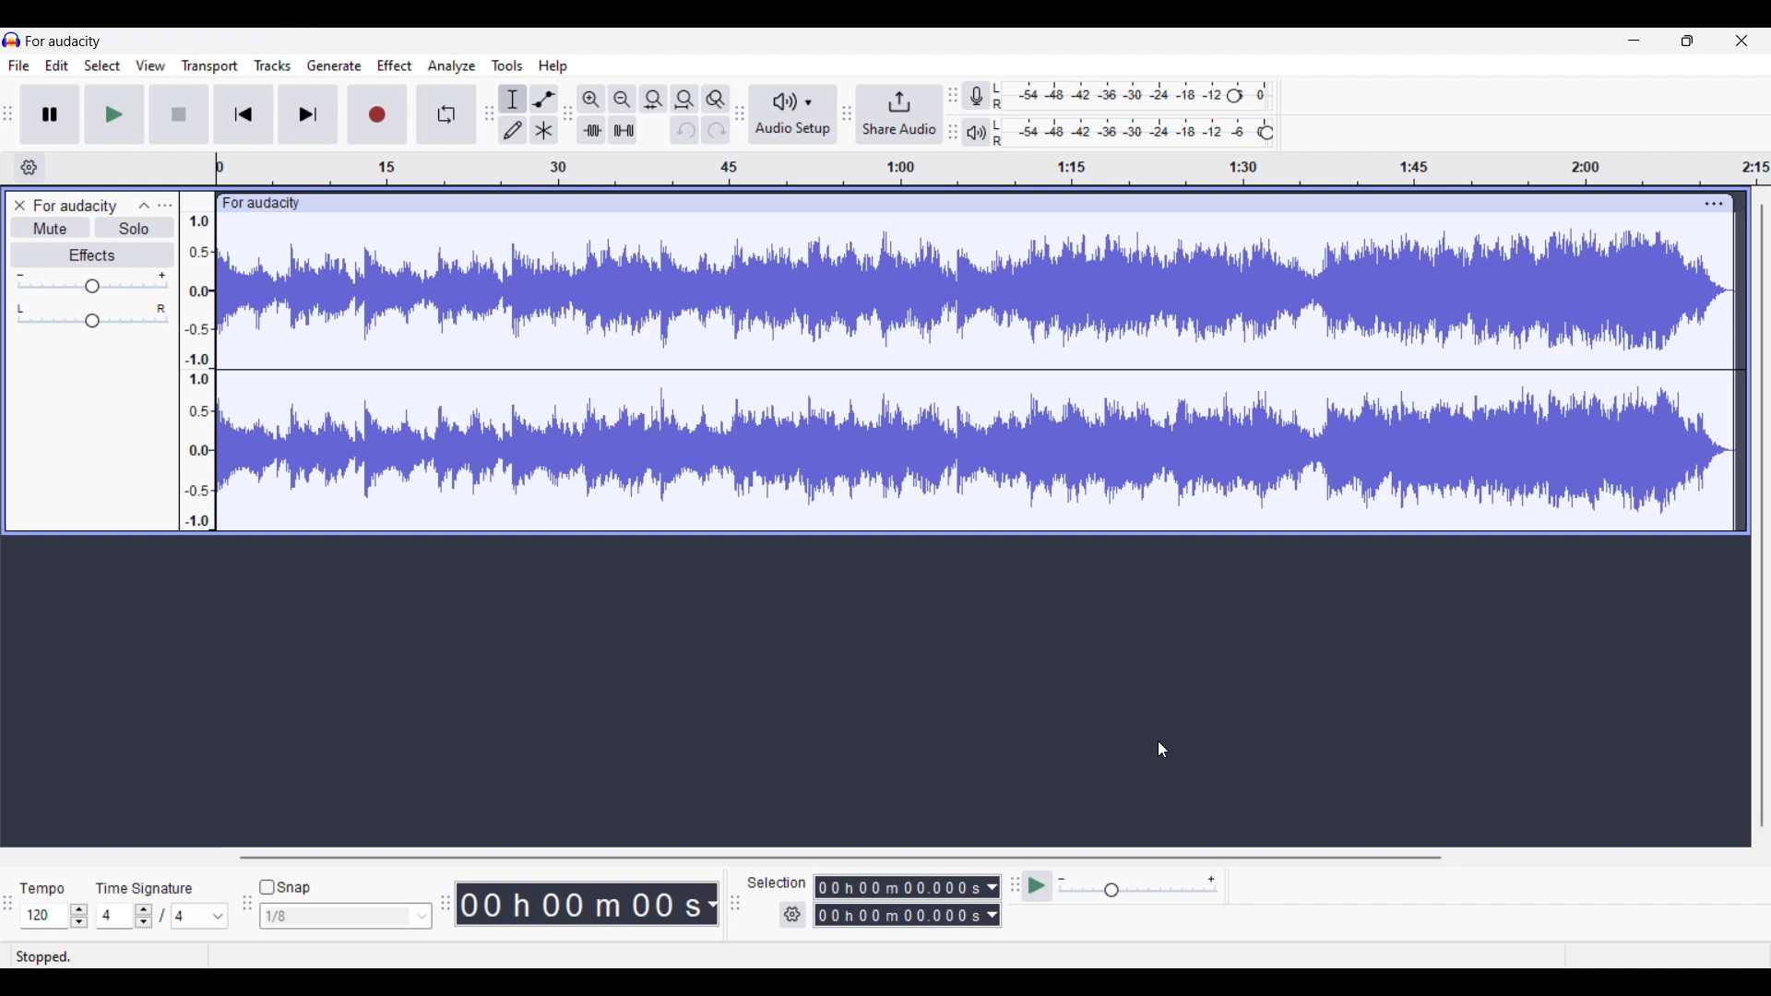 This screenshot has height=996, width=1771. What do you see at coordinates (544, 130) in the screenshot?
I see `Multi-tool` at bounding box center [544, 130].